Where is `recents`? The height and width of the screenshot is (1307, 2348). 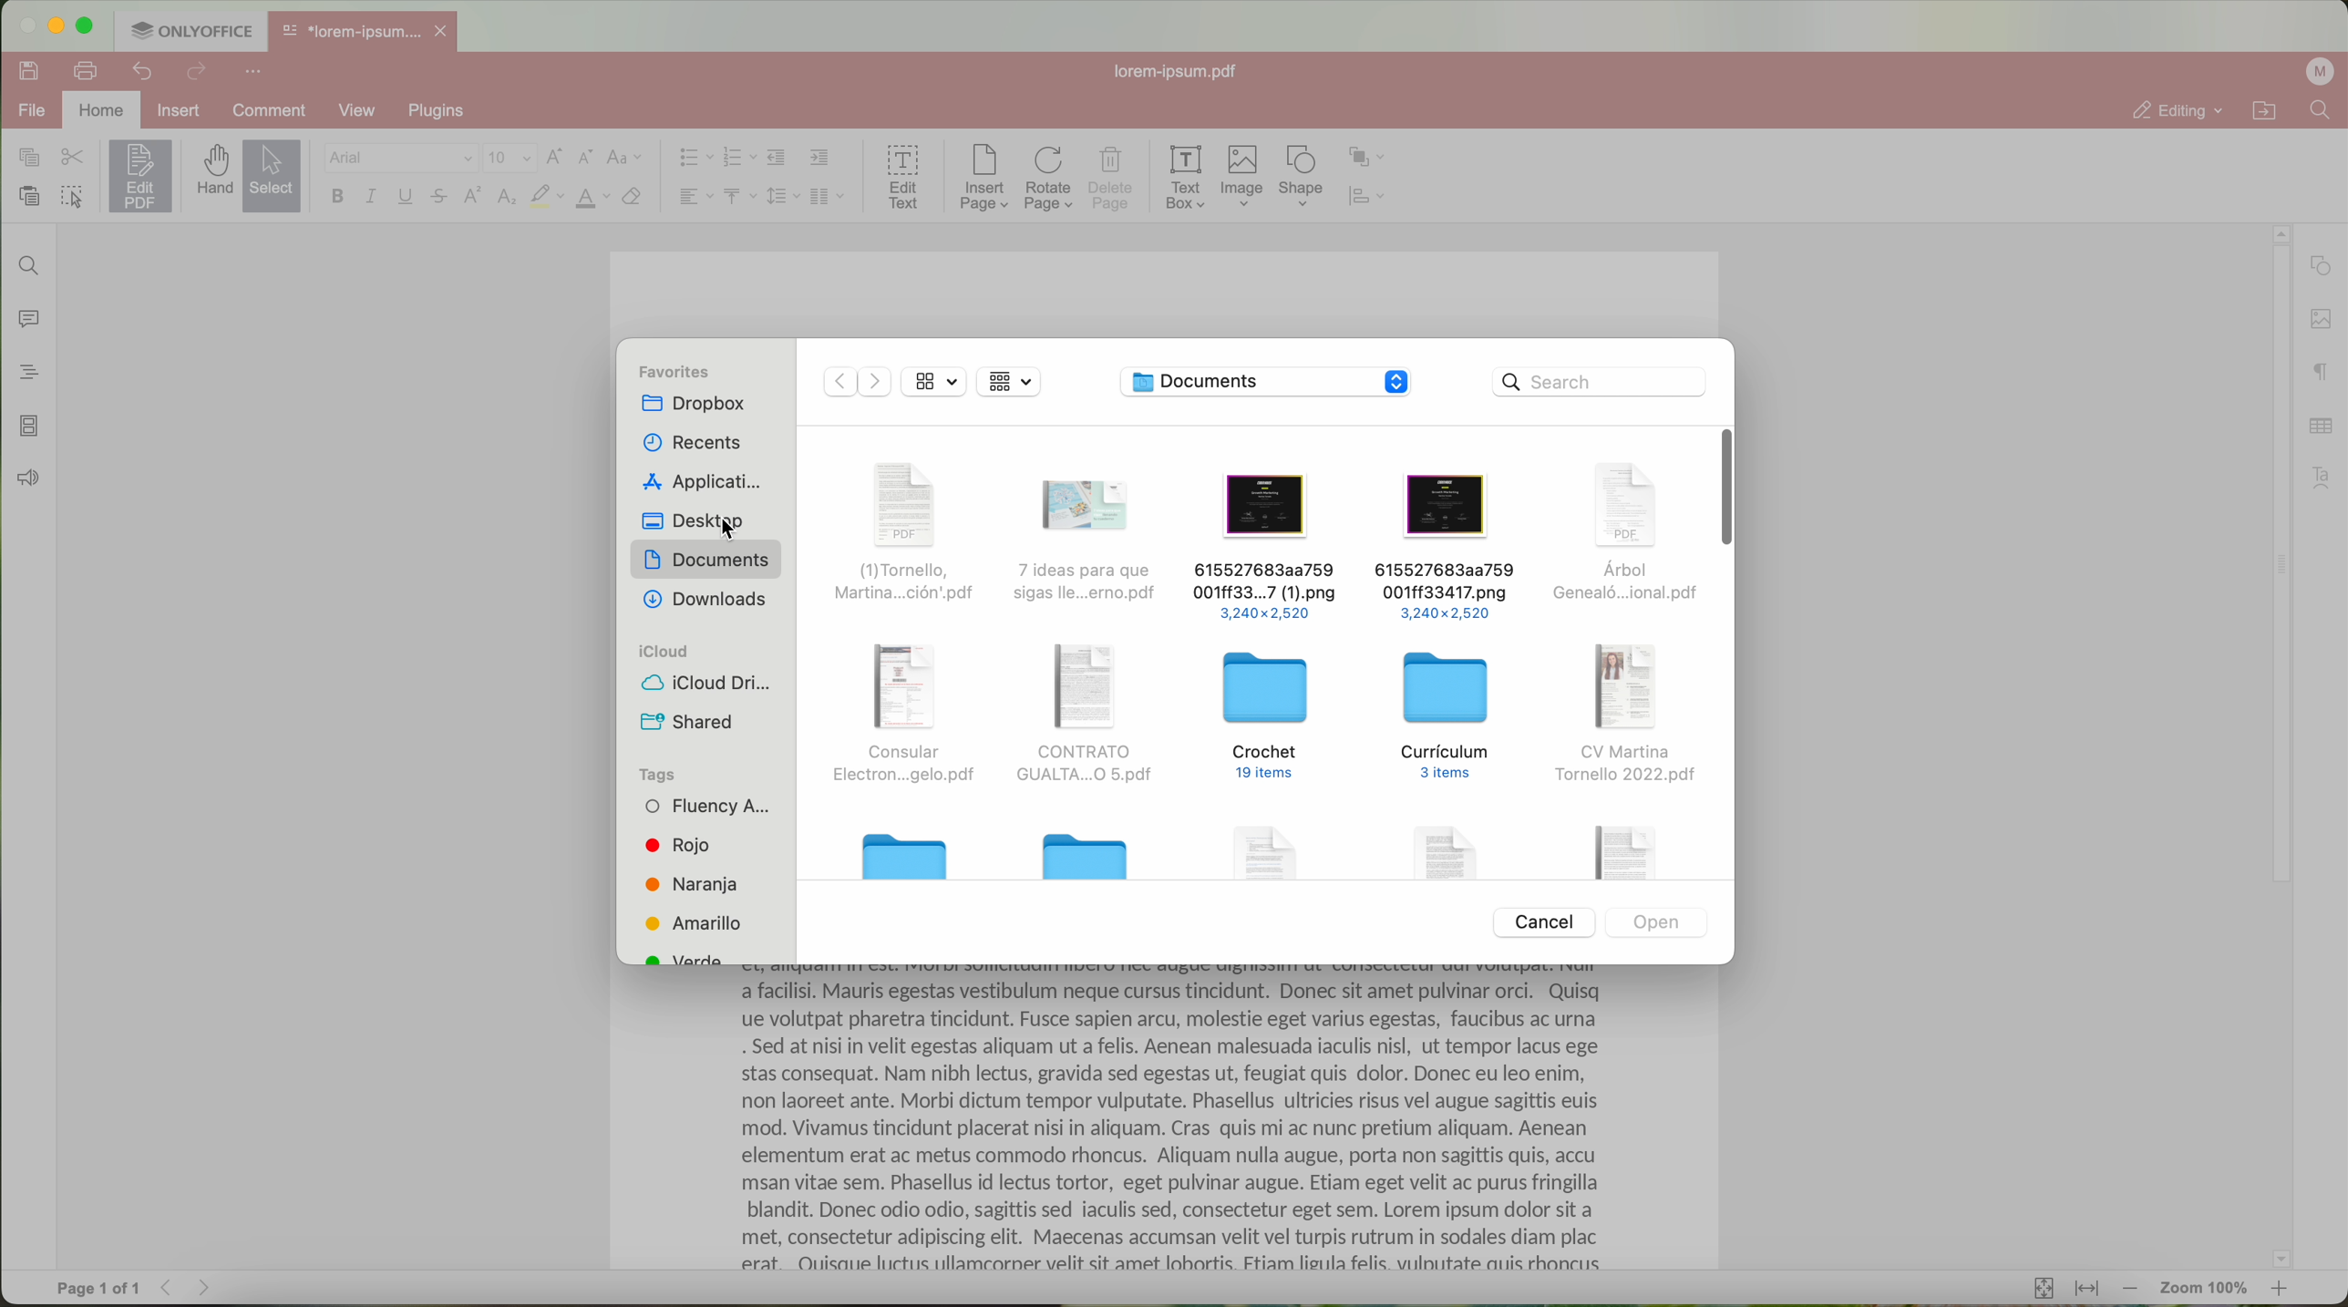
recents is located at coordinates (690, 443).